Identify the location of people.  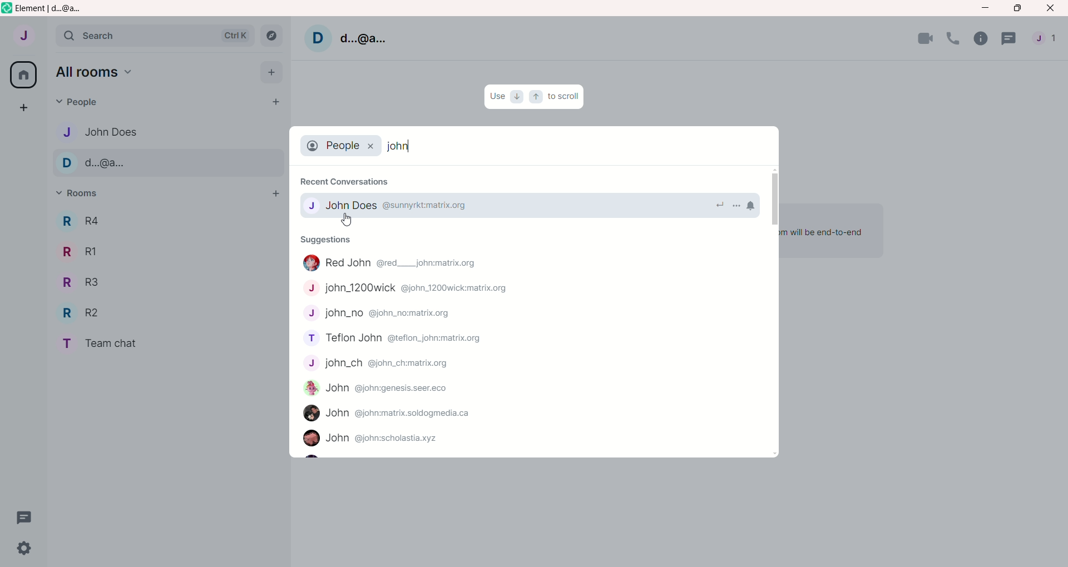
(343, 146).